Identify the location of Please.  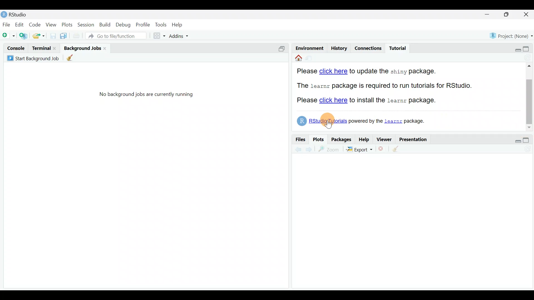
(305, 70).